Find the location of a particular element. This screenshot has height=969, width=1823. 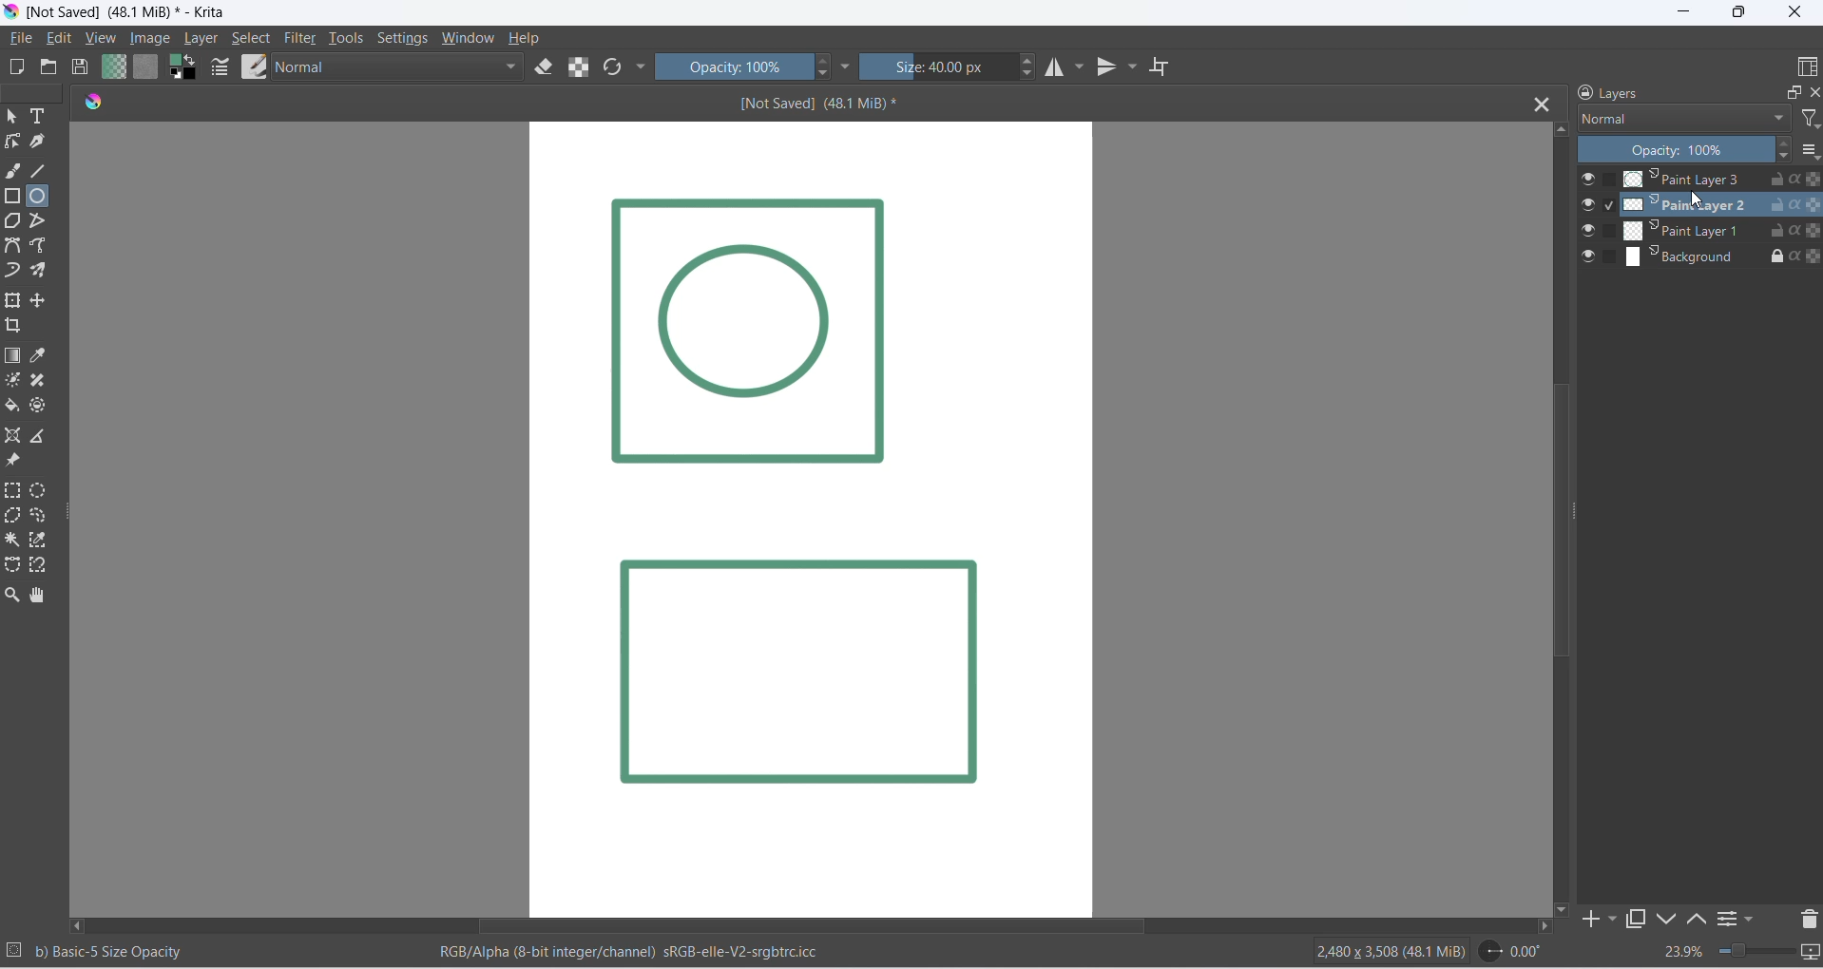

window is located at coordinates (470, 38).